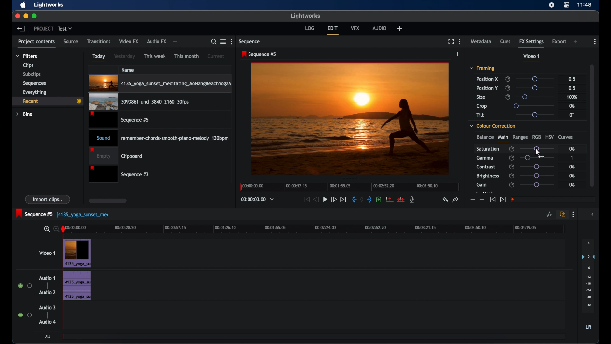 The height and width of the screenshot is (344, 611). What do you see at coordinates (456, 199) in the screenshot?
I see `redo` at bounding box center [456, 199].